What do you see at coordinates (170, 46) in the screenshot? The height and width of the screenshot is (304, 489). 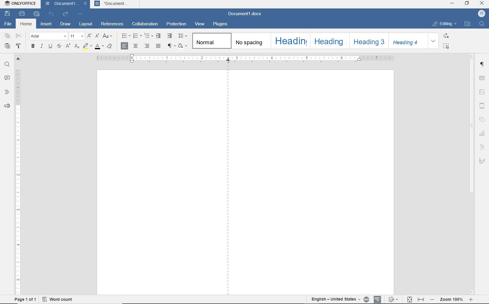 I see `NONPRINTING CHARACTERS` at bounding box center [170, 46].